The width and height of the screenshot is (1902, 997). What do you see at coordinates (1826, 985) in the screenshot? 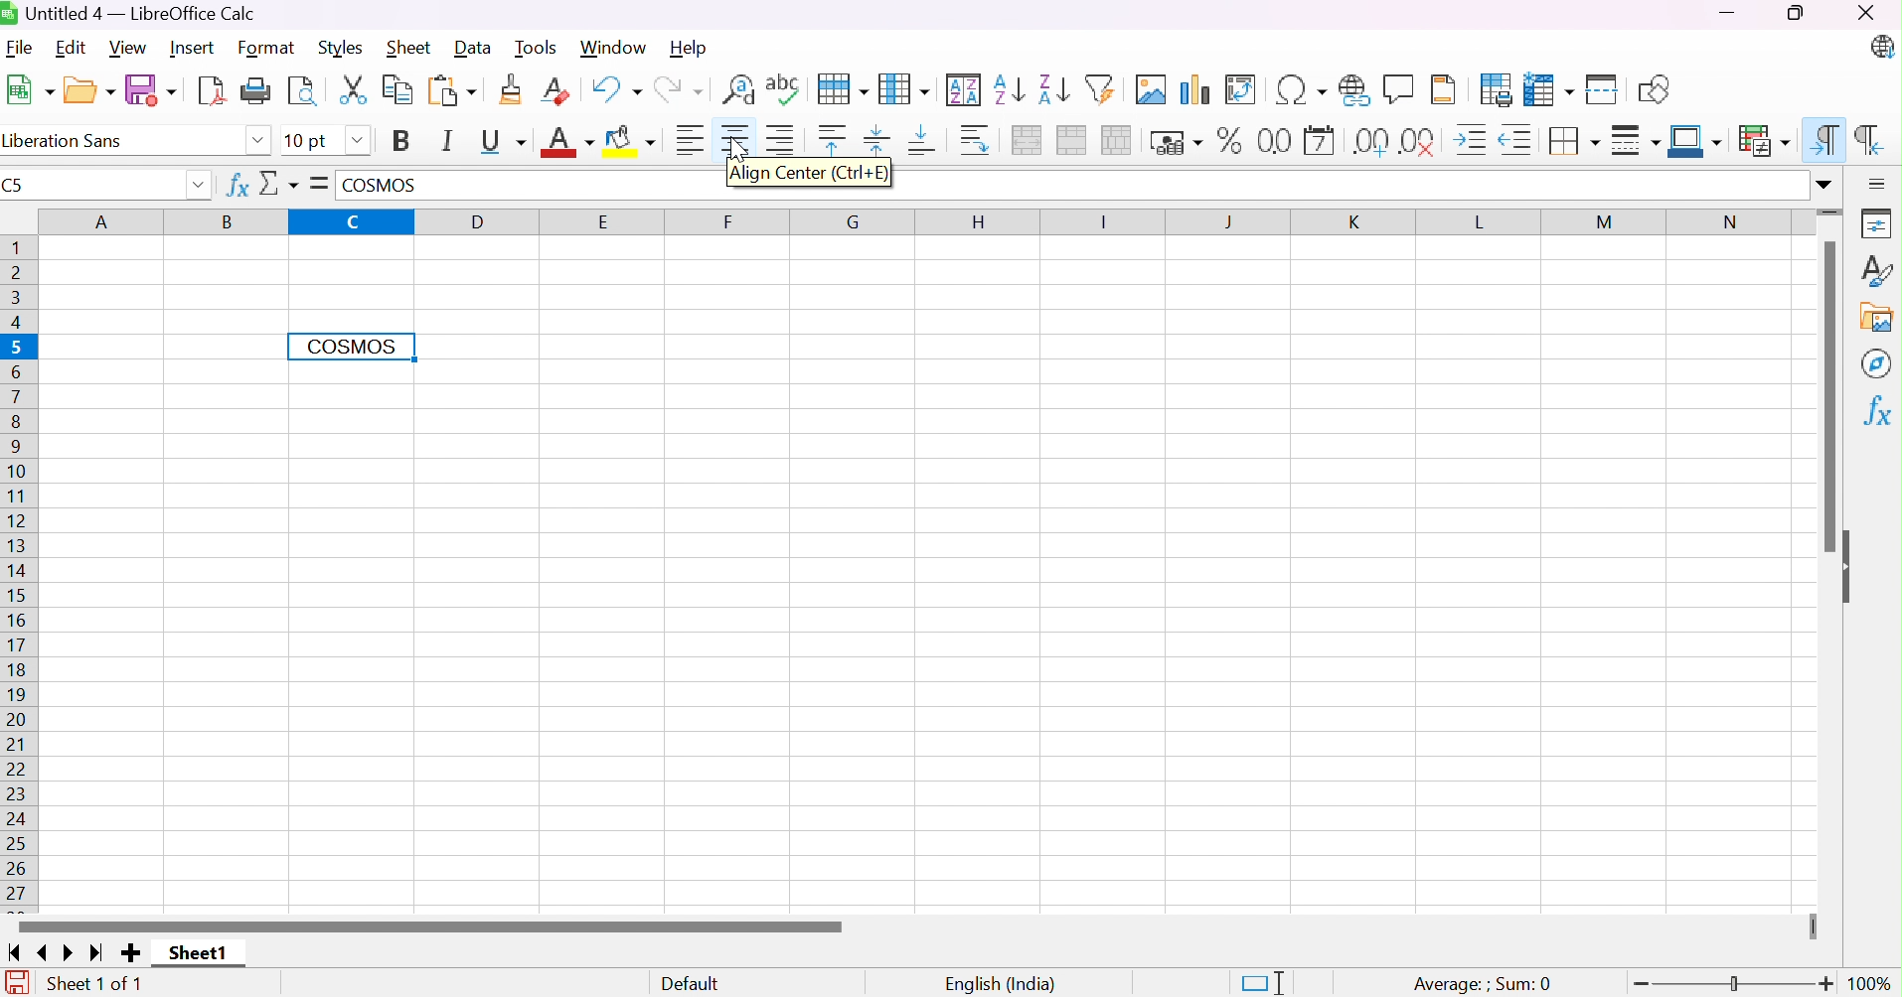
I see `Zoom In` at bounding box center [1826, 985].